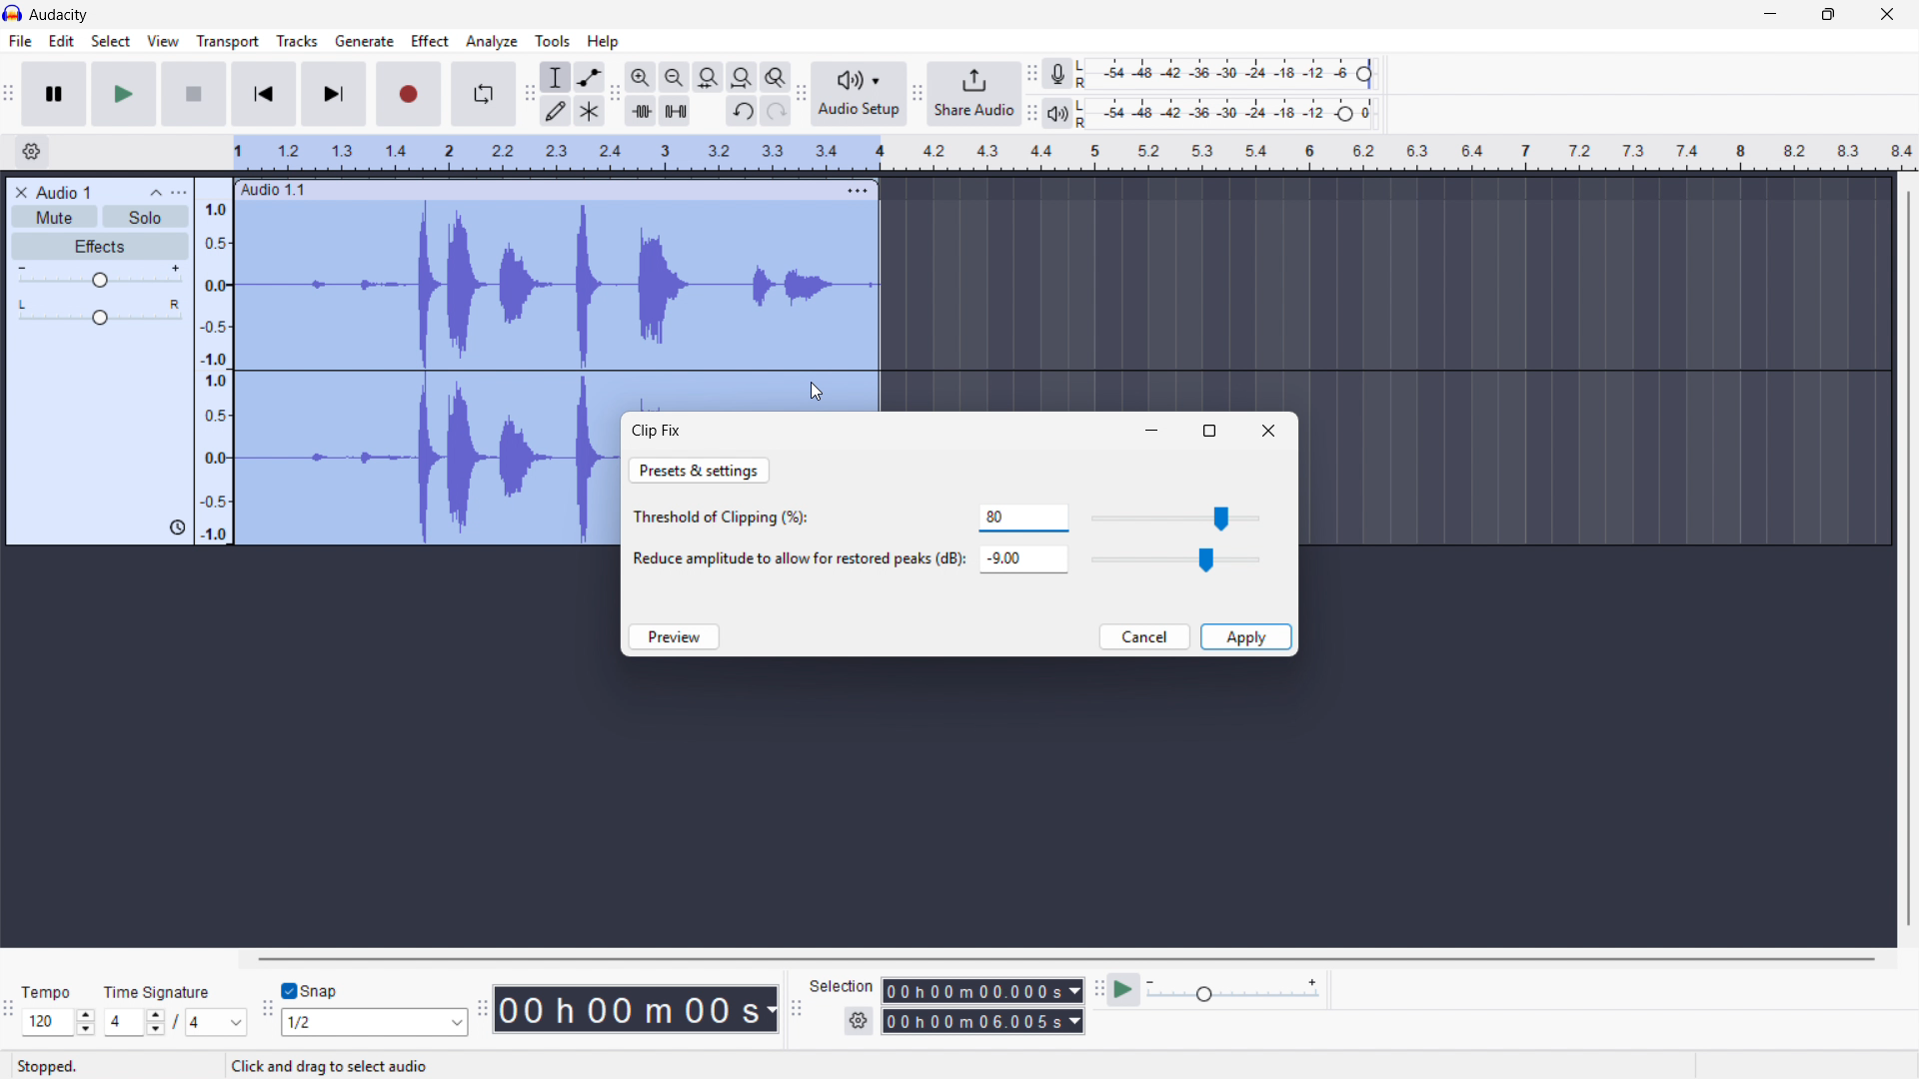  Describe the element at coordinates (673, 636) in the screenshot. I see `Preview` at that location.